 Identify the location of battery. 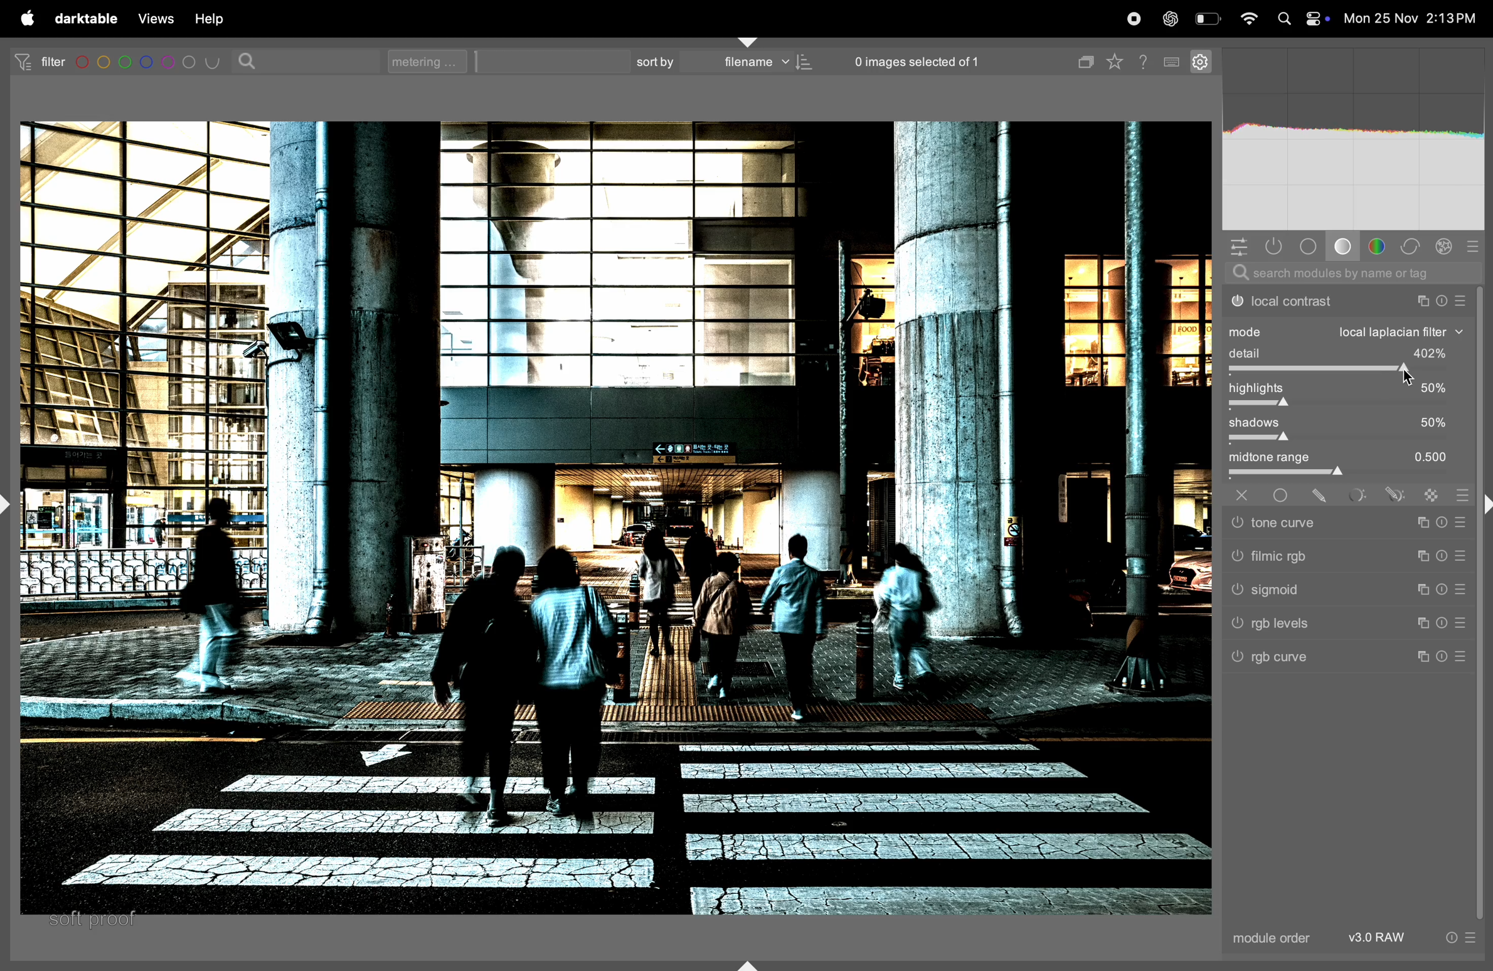
(1208, 18).